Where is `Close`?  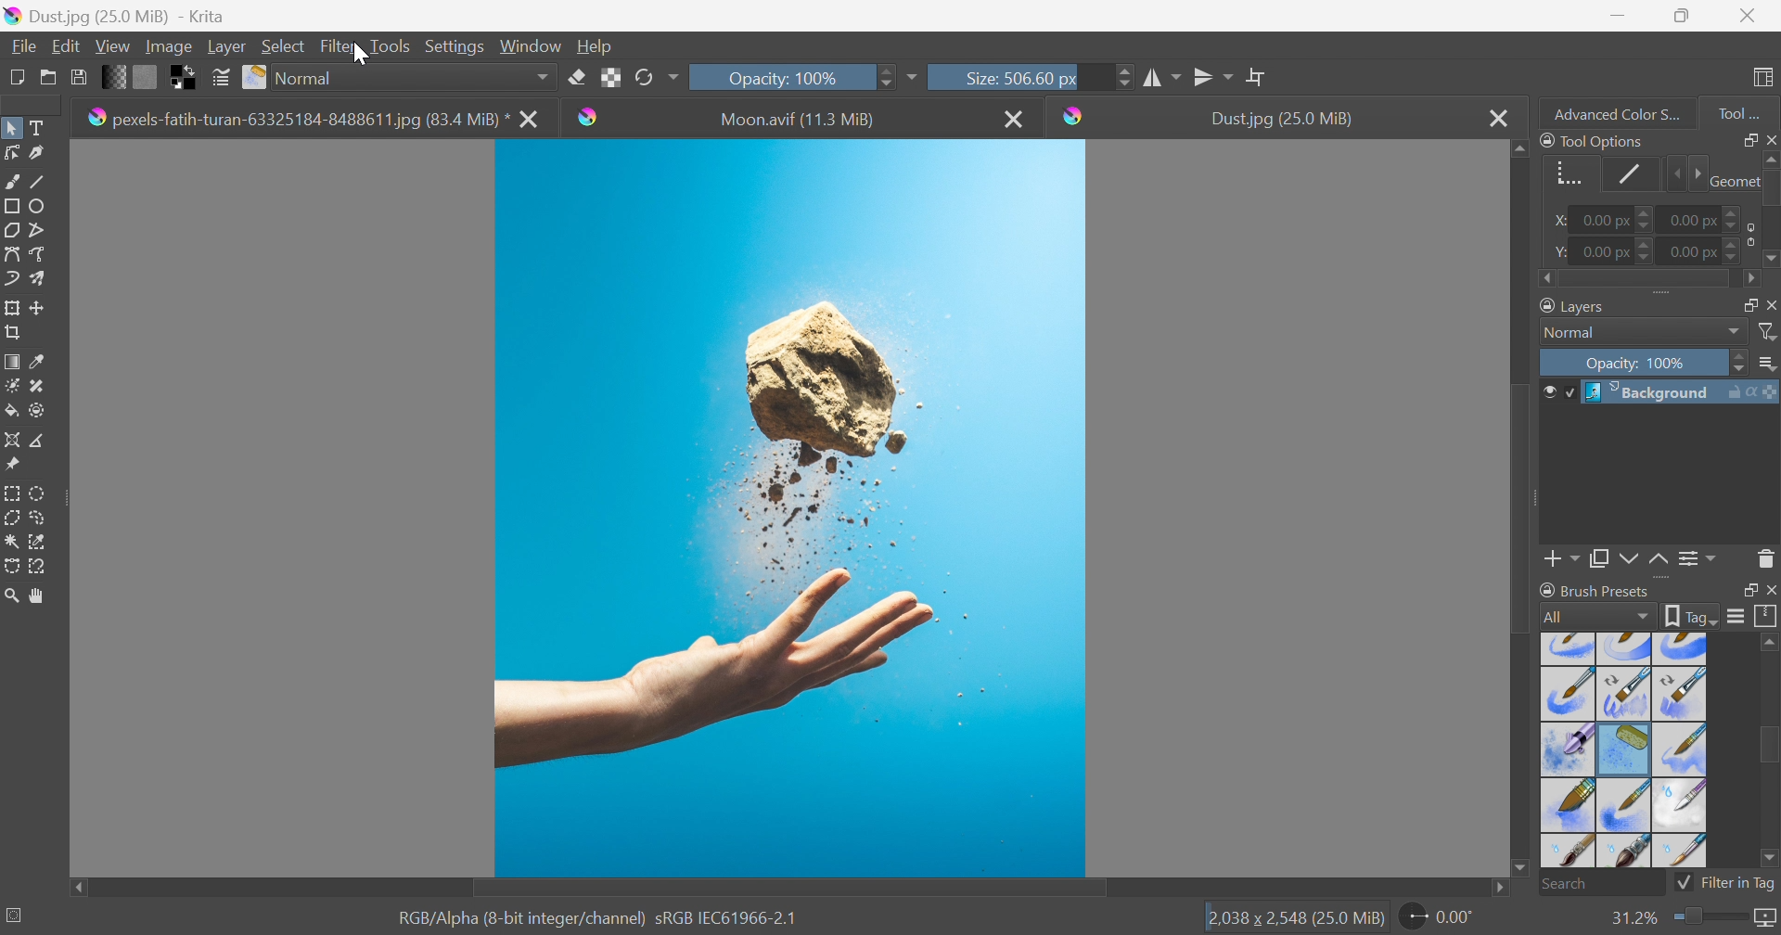
Close is located at coordinates (1770, 591).